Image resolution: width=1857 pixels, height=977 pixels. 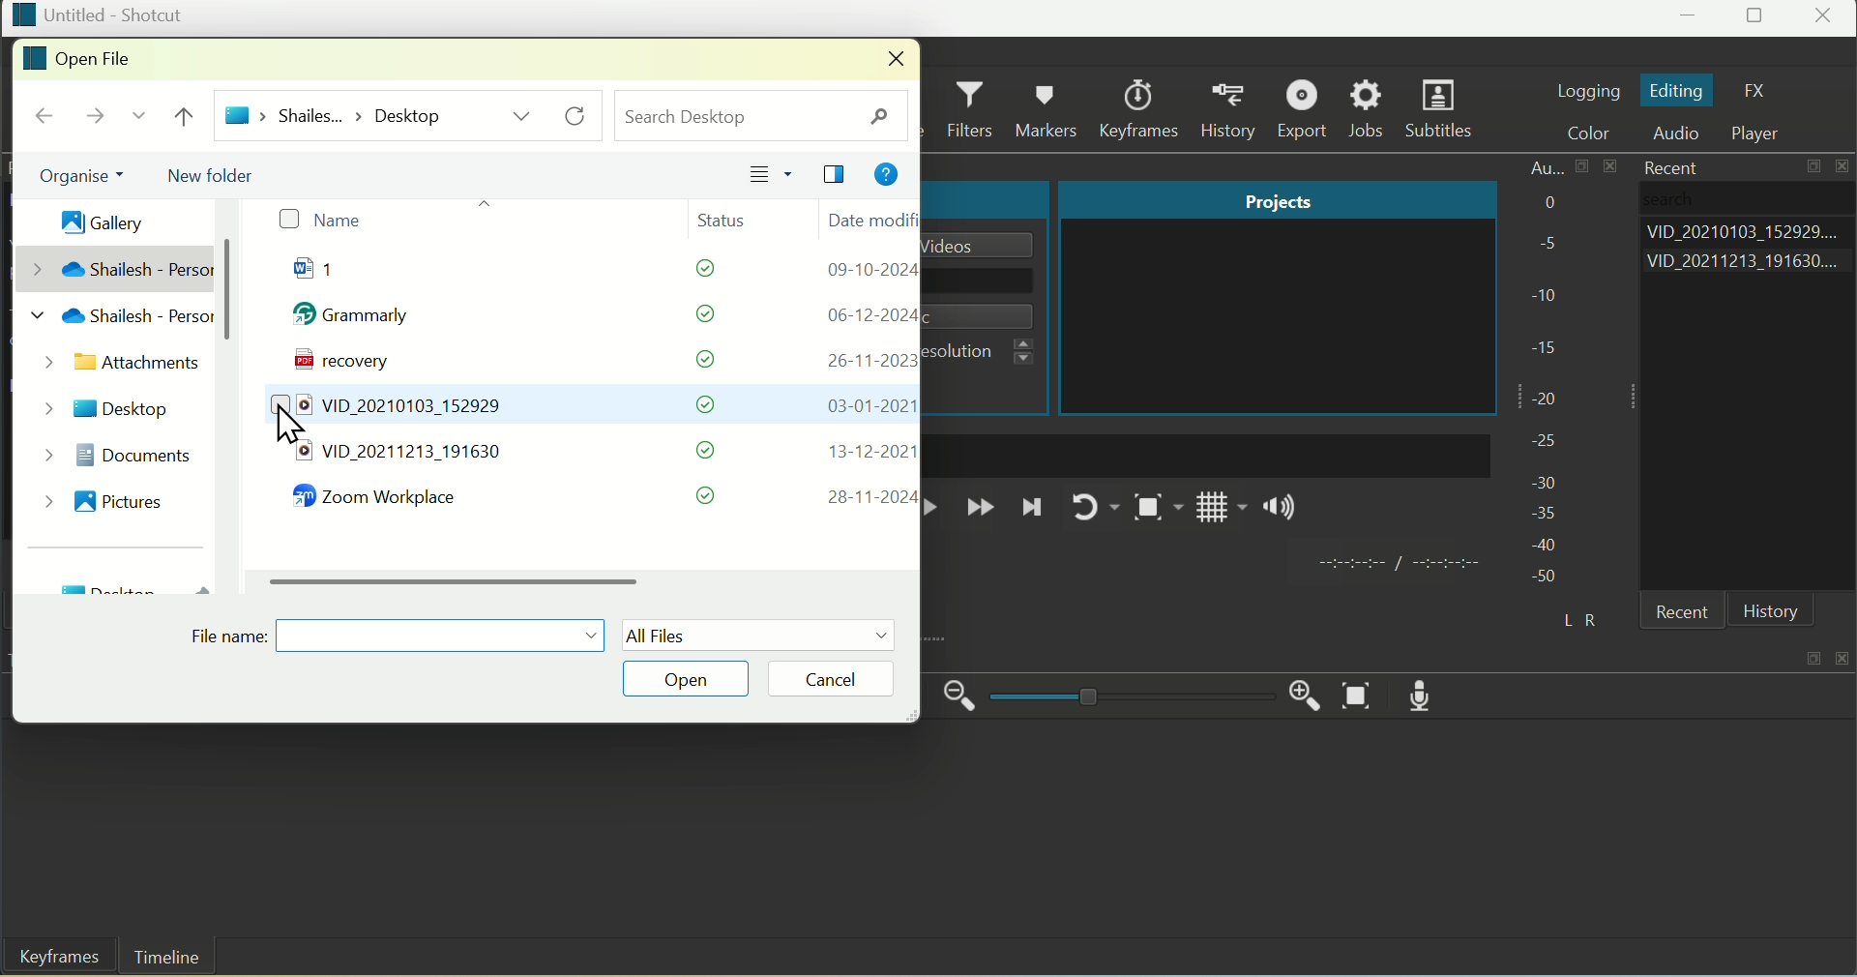 What do you see at coordinates (870, 220) in the screenshot?
I see `Date` at bounding box center [870, 220].